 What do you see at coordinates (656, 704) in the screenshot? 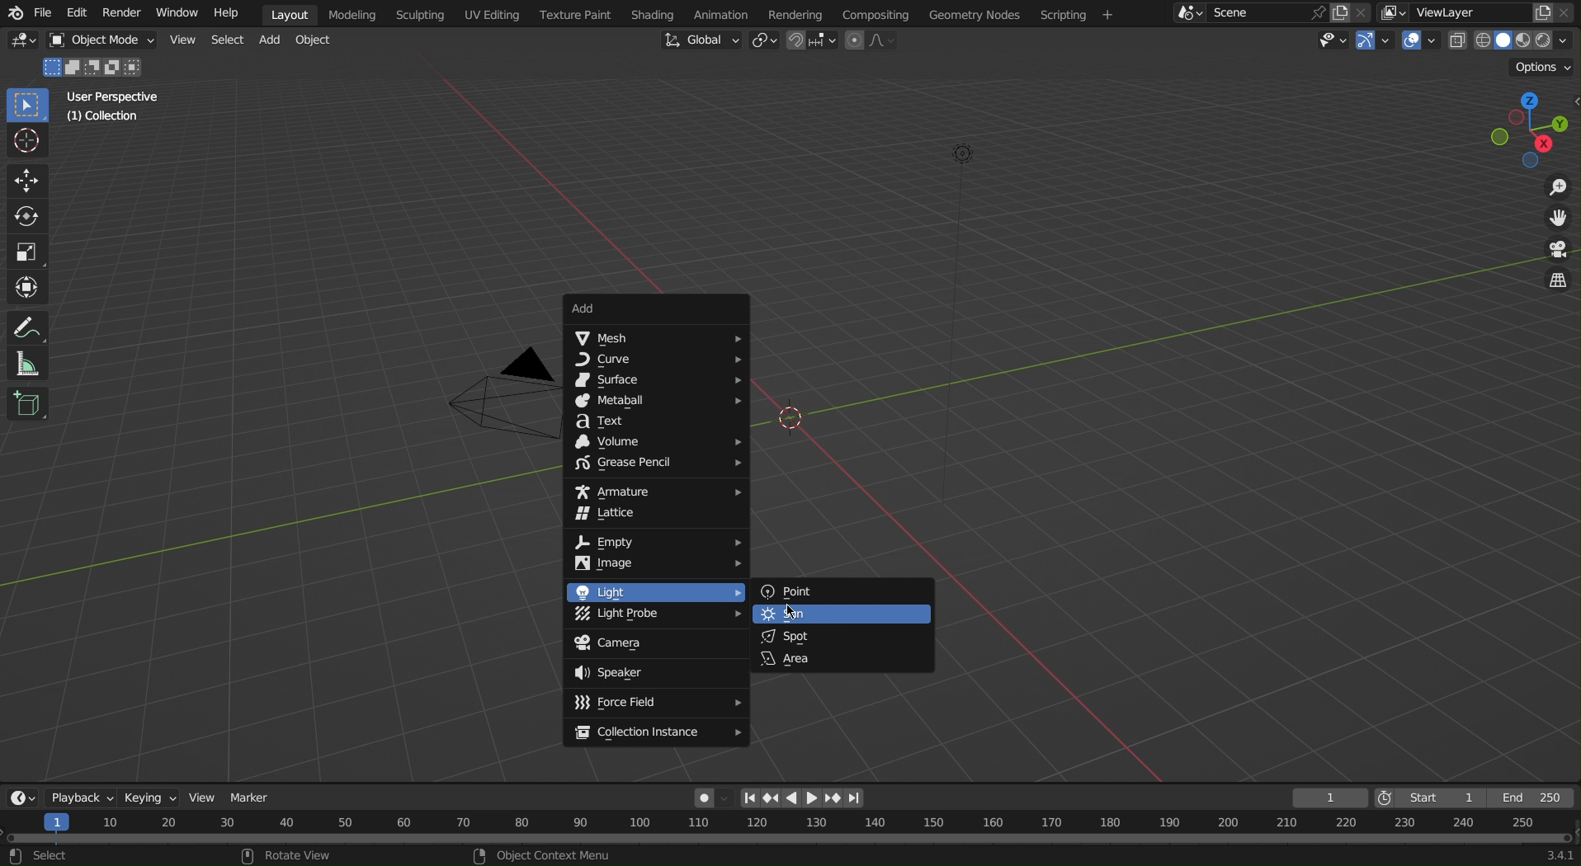
I see `Force Field` at bounding box center [656, 704].